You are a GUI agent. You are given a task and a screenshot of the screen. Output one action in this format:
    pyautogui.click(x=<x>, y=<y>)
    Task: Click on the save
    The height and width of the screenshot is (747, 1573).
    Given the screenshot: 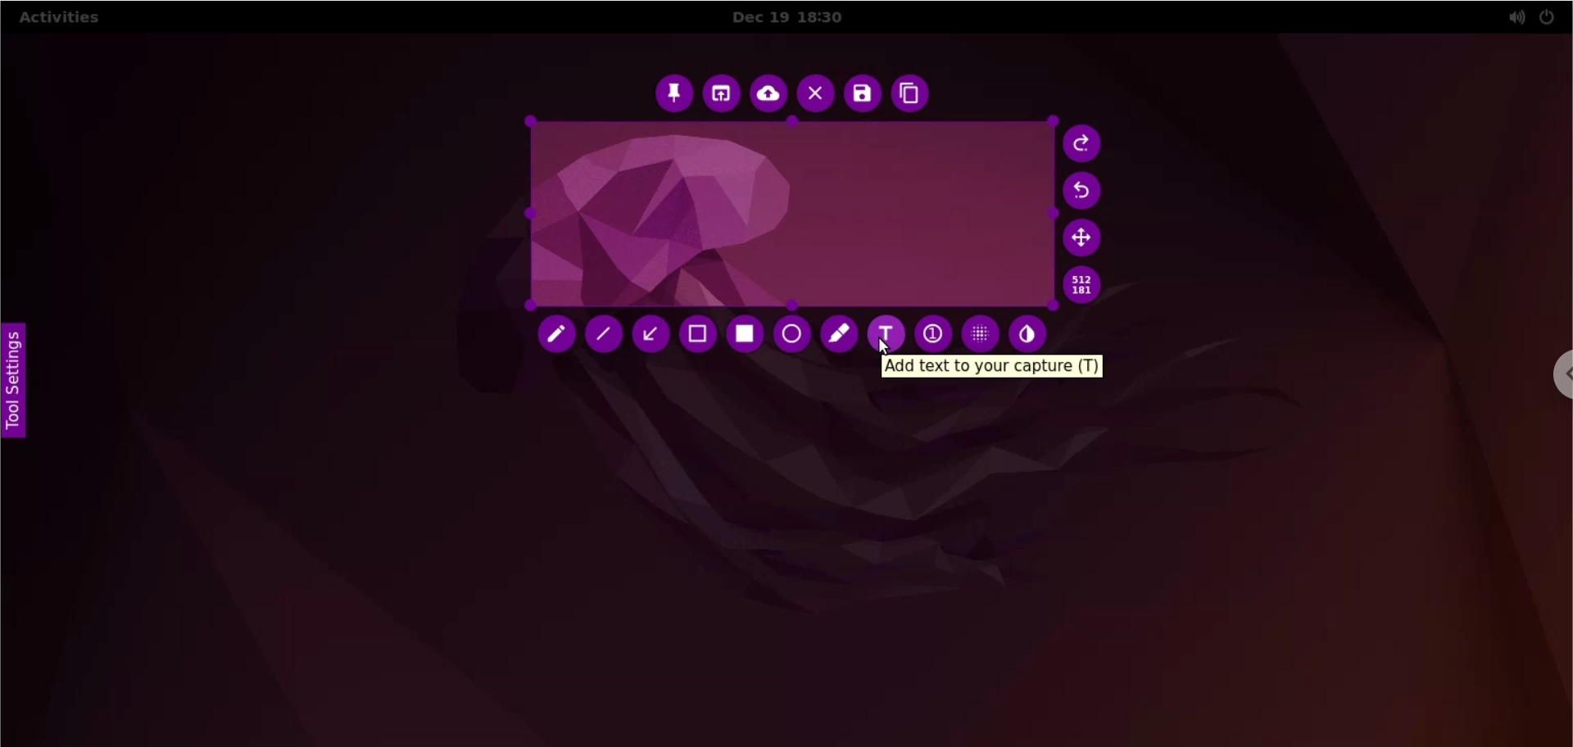 What is the action you would take?
    pyautogui.click(x=861, y=94)
    